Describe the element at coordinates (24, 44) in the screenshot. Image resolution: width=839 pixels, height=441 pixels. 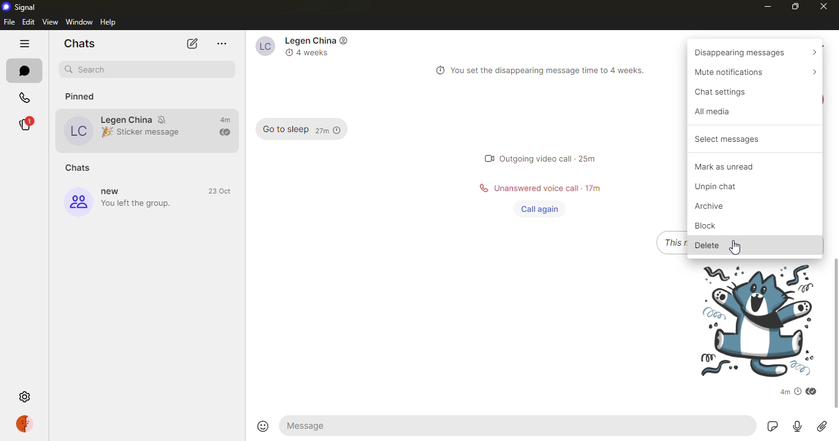
I see `hide tabs` at that location.